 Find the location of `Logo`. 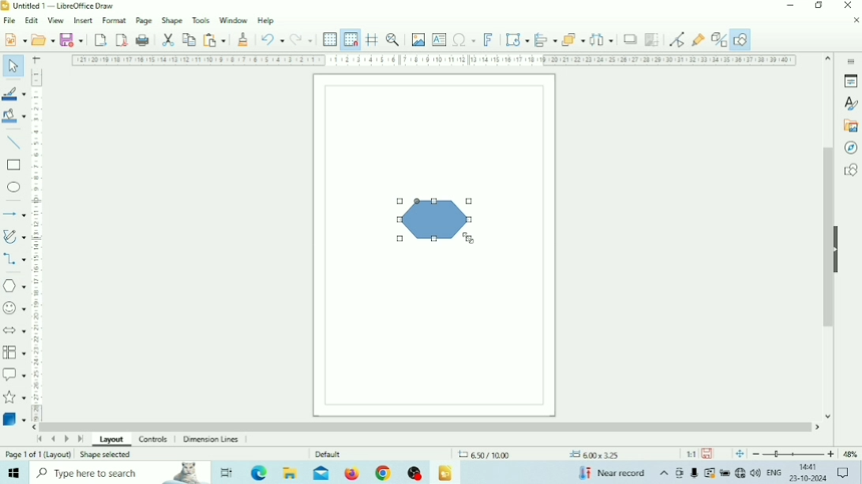

Logo is located at coordinates (6, 6).